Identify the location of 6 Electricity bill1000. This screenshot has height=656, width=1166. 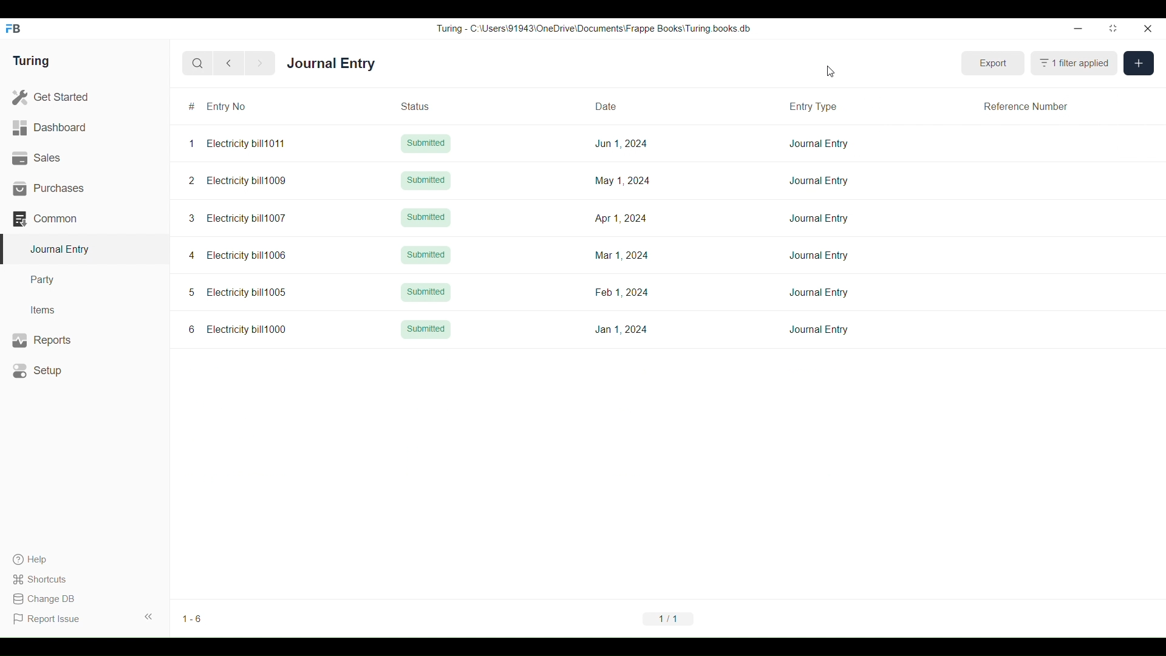
(239, 329).